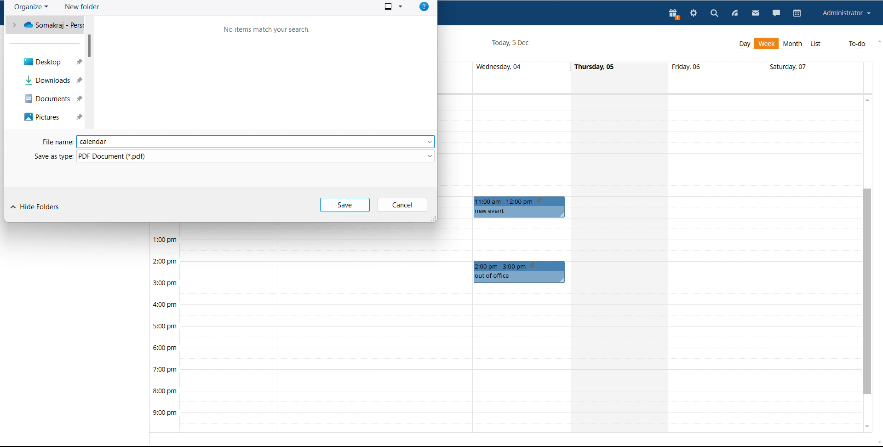 This screenshot has width=883, height=447. Describe the element at coordinates (847, 13) in the screenshot. I see `account` at that location.